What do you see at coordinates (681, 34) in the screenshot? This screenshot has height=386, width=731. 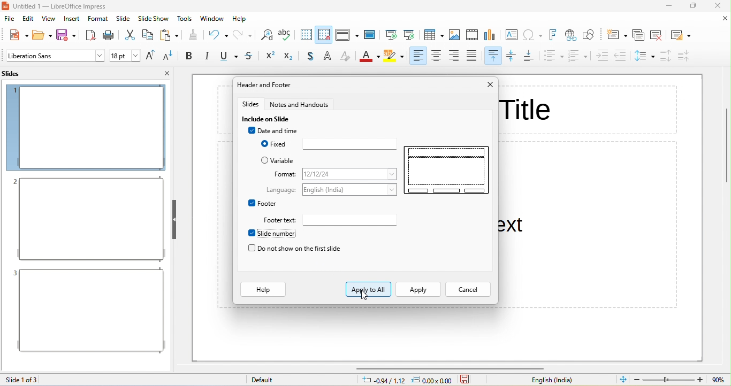 I see `slide layout` at bounding box center [681, 34].